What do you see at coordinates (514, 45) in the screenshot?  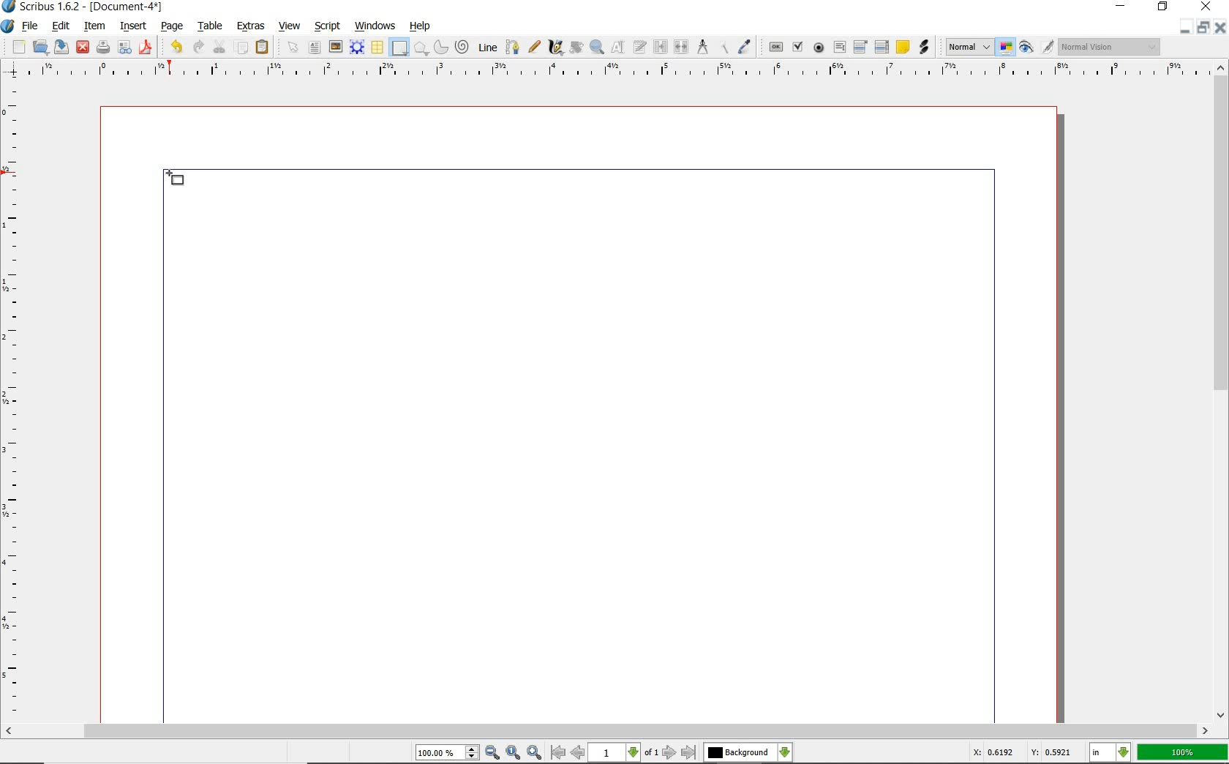 I see `Bezier curve` at bounding box center [514, 45].